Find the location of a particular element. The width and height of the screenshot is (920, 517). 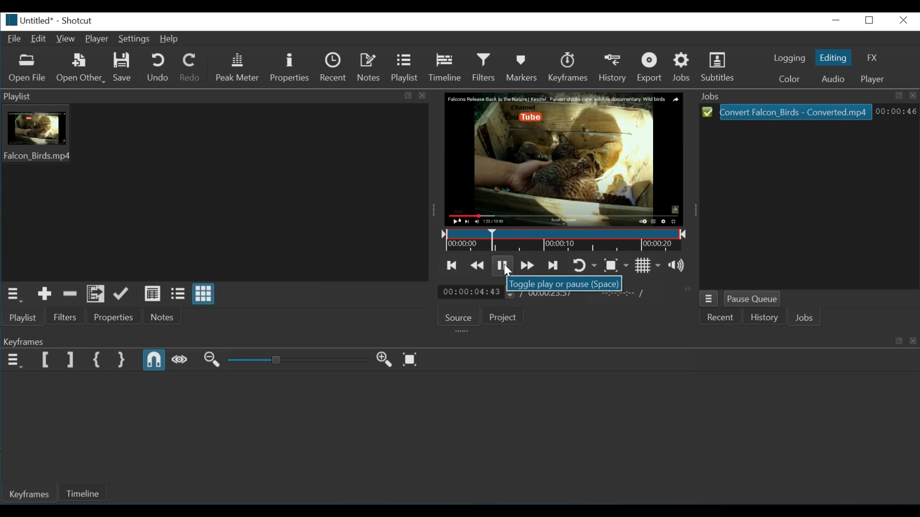

File is located at coordinates (13, 38).